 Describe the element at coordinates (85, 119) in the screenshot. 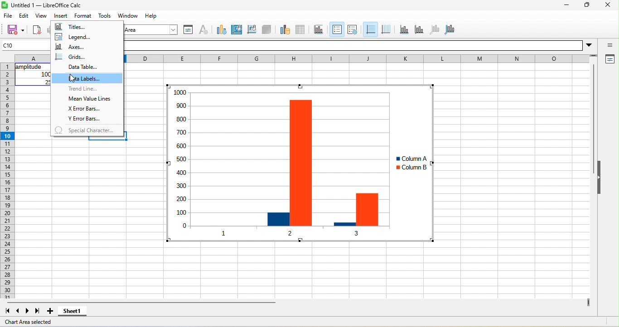

I see `y error bars` at that location.